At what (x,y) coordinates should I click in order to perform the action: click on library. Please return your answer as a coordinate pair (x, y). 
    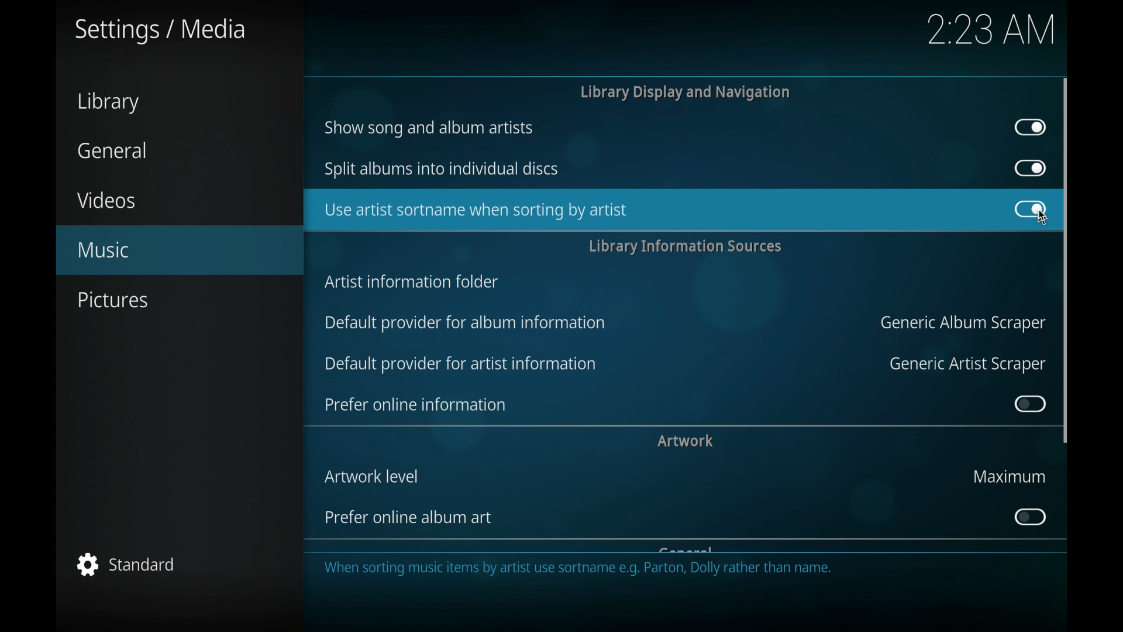
    Looking at the image, I should click on (108, 102).